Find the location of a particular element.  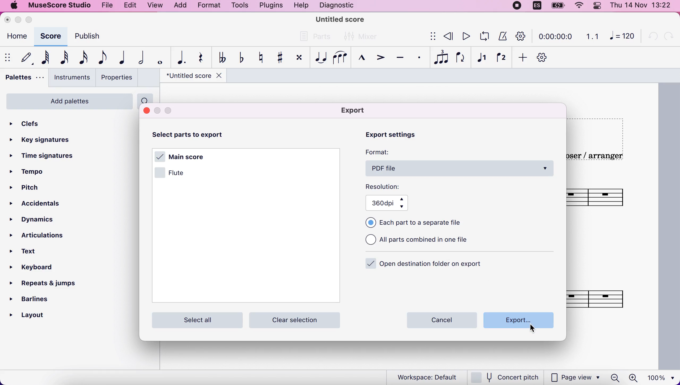

recording stopped is located at coordinates (515, 6).